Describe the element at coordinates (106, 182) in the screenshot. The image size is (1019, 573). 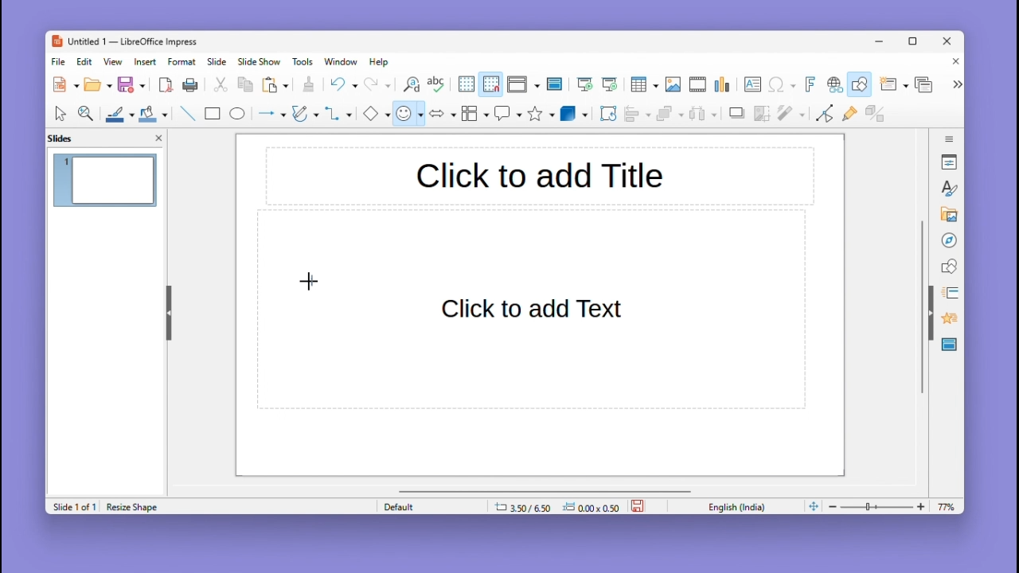
I see `current slide` at that location.